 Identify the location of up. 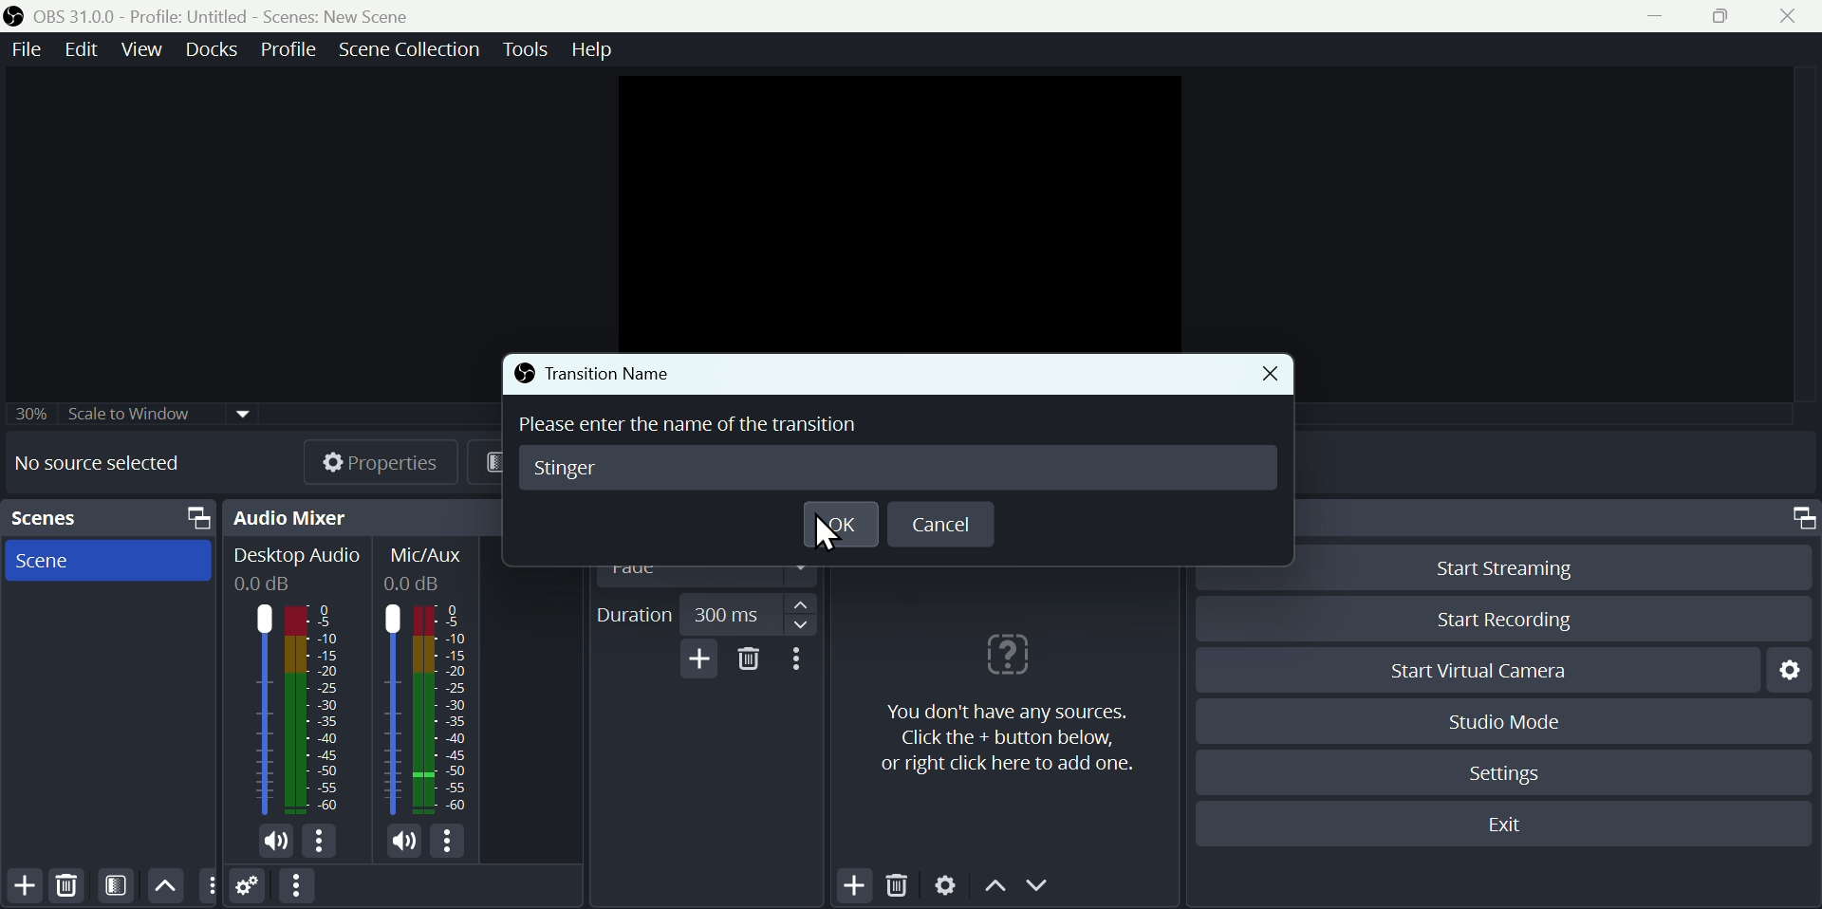
(996, 891).